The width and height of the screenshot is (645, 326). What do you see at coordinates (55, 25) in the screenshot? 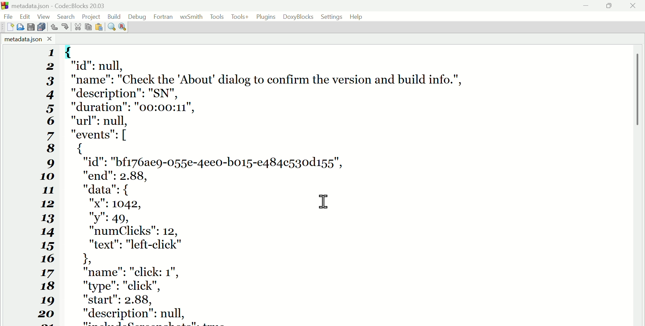
I see `Undo` at bounding box center [55, 25].